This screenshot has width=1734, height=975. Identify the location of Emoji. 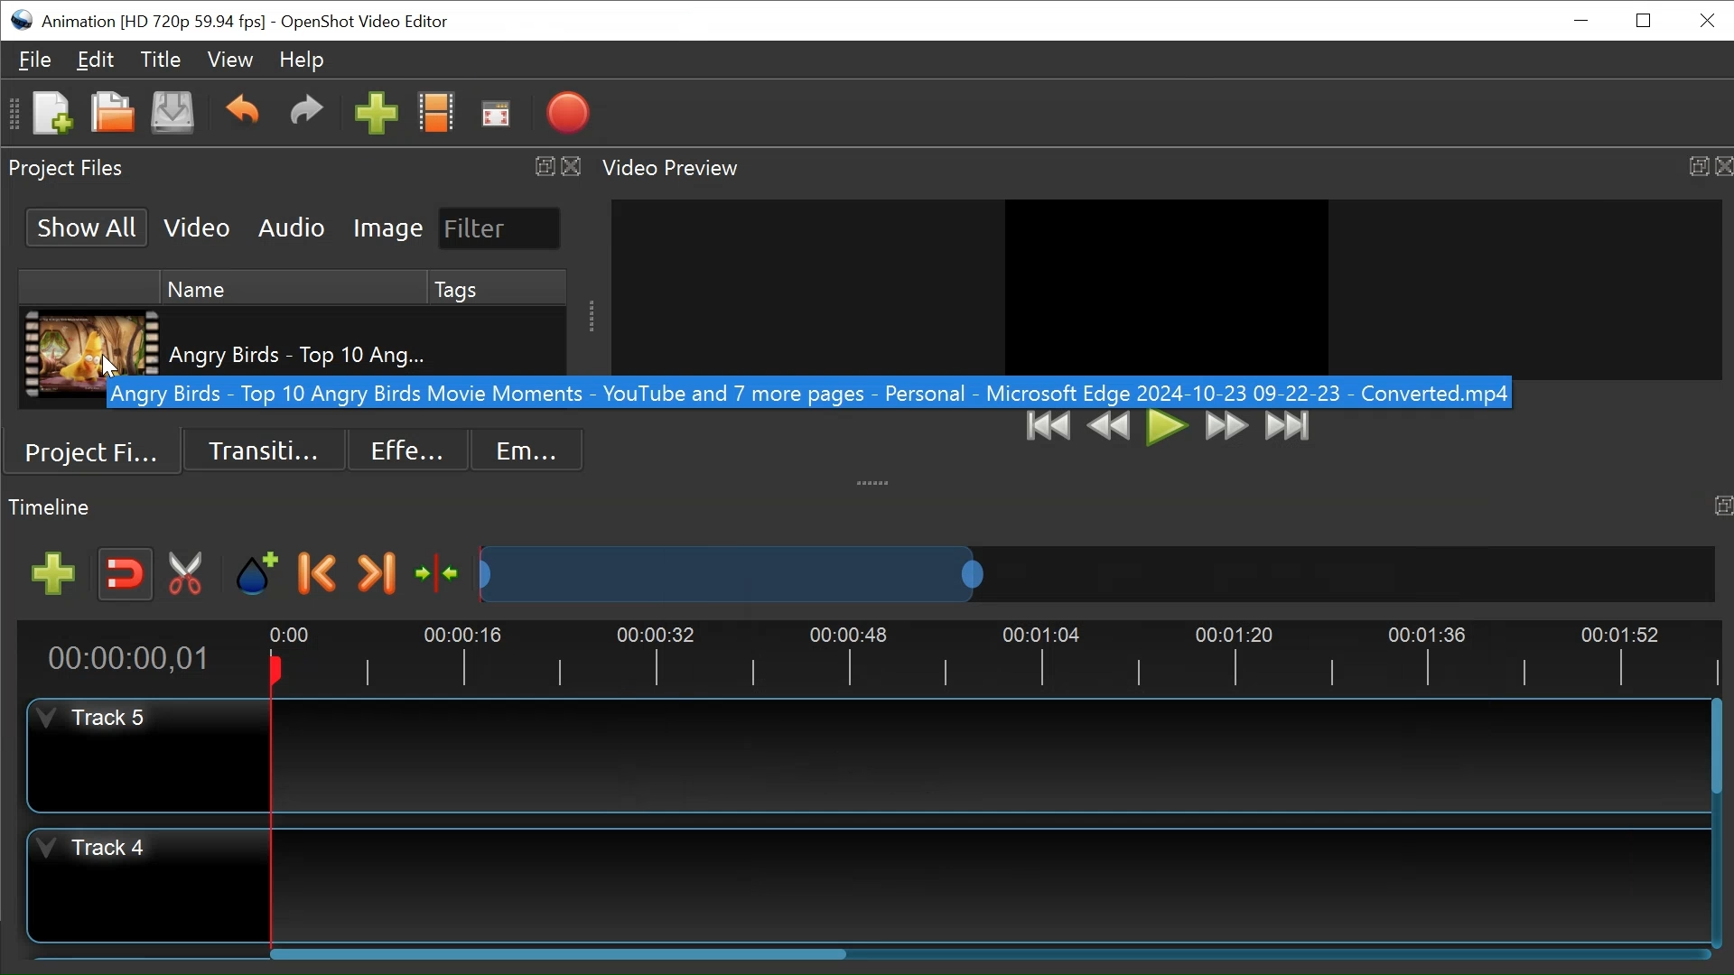
(527, 450).